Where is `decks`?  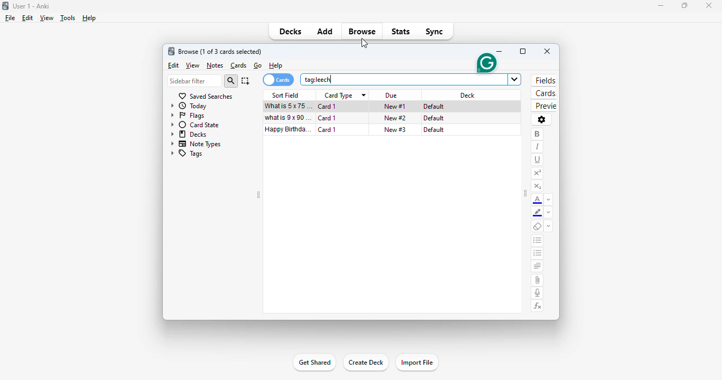 decks is located at coordinates (189, 134).